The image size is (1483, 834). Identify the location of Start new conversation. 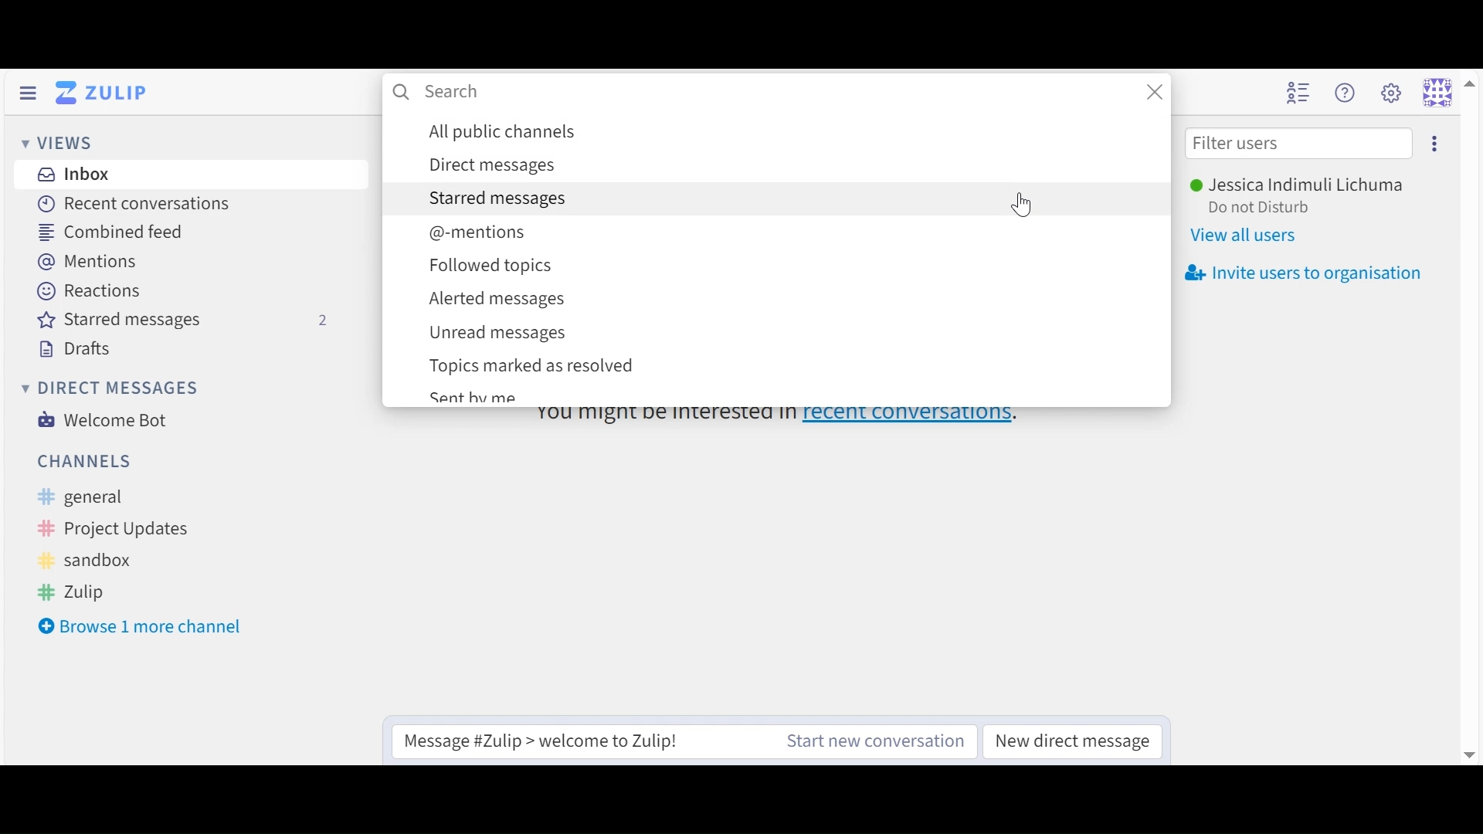
(877, 740).